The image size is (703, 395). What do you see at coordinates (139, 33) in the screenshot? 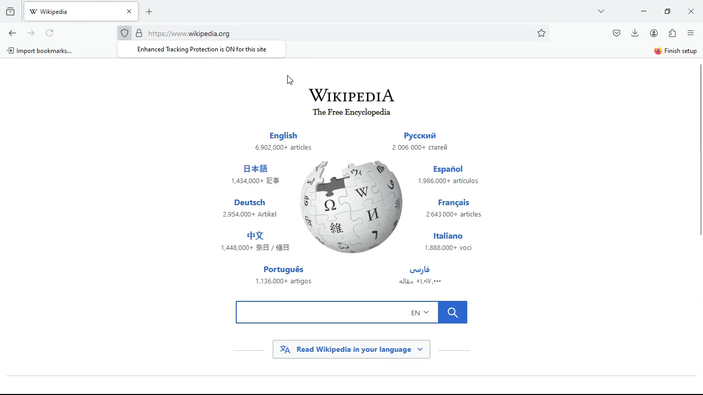
I see `locked` at bounding box center [139, 33].